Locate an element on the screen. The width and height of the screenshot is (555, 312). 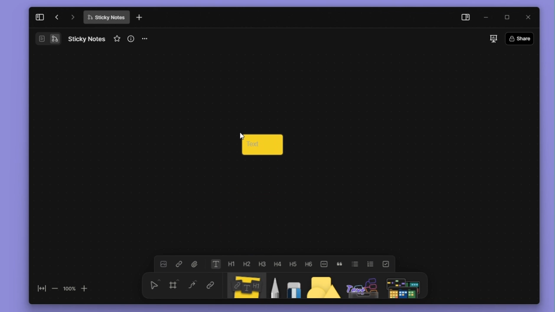
heading is located at coordinates (233, 263).